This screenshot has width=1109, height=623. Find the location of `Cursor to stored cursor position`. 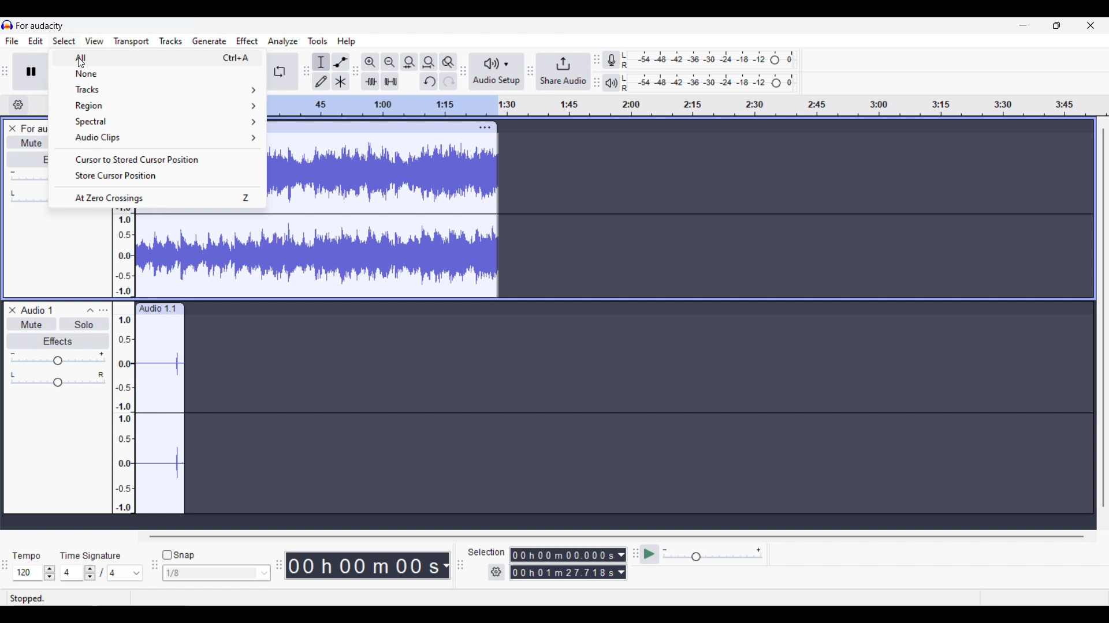

Cursor to stored cursor position is located at coordinates (158, 159).